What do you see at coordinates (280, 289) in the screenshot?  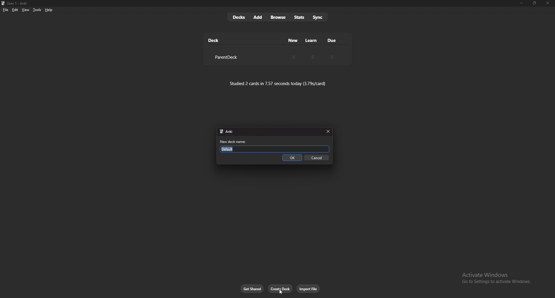 I see `create deck` at bounding box center [280, 289].